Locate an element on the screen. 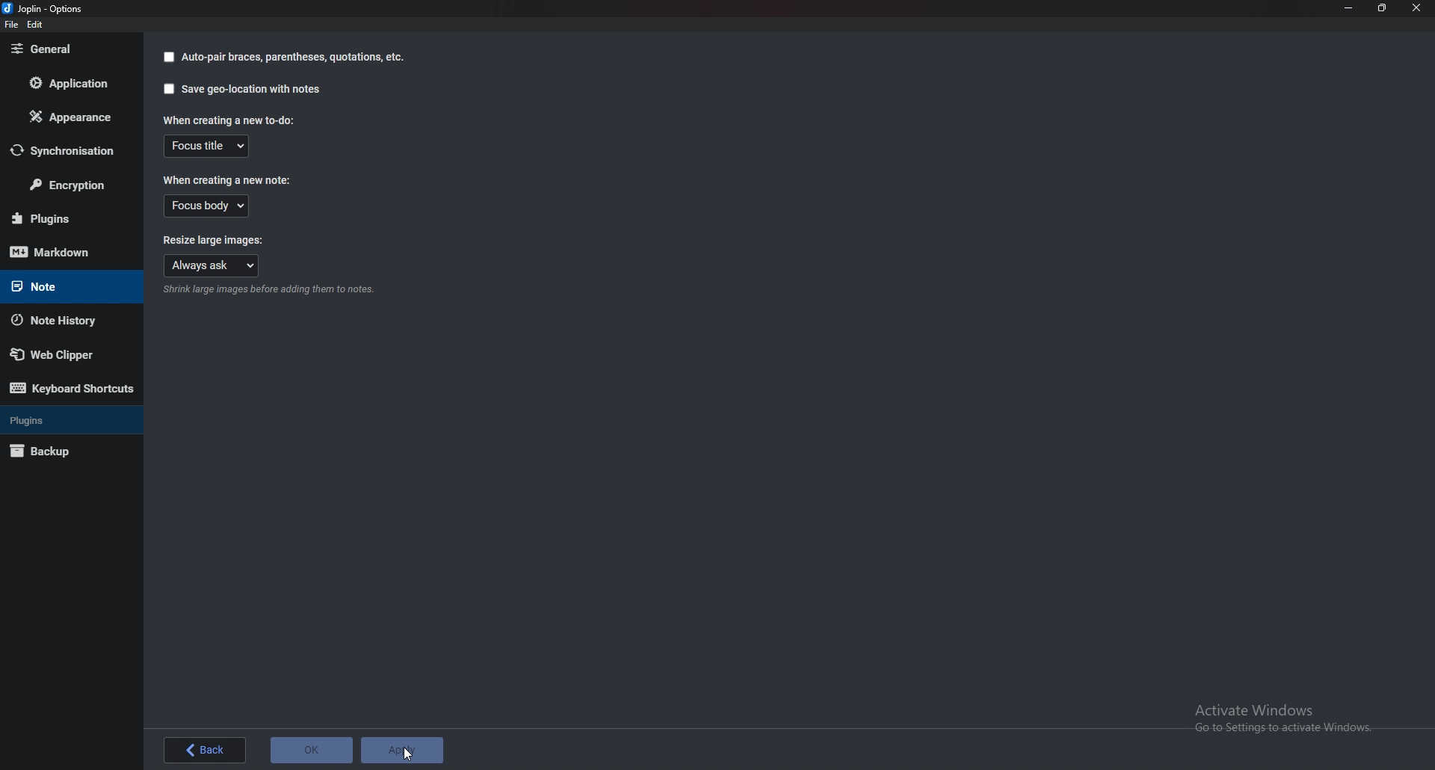  checkbox is located at coordinates (168, 89).